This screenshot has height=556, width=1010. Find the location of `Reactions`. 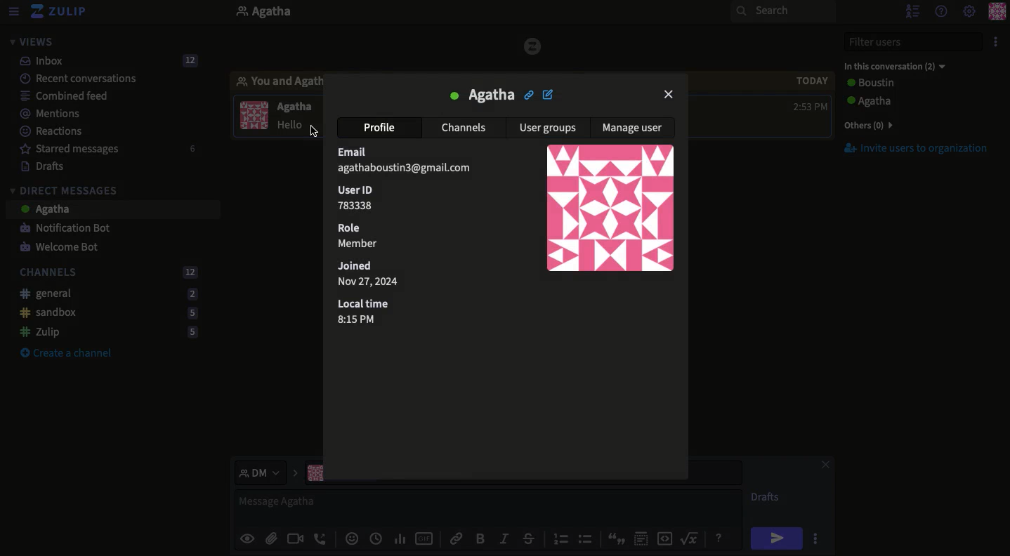

Reactions is located at coordinates (53, 131).